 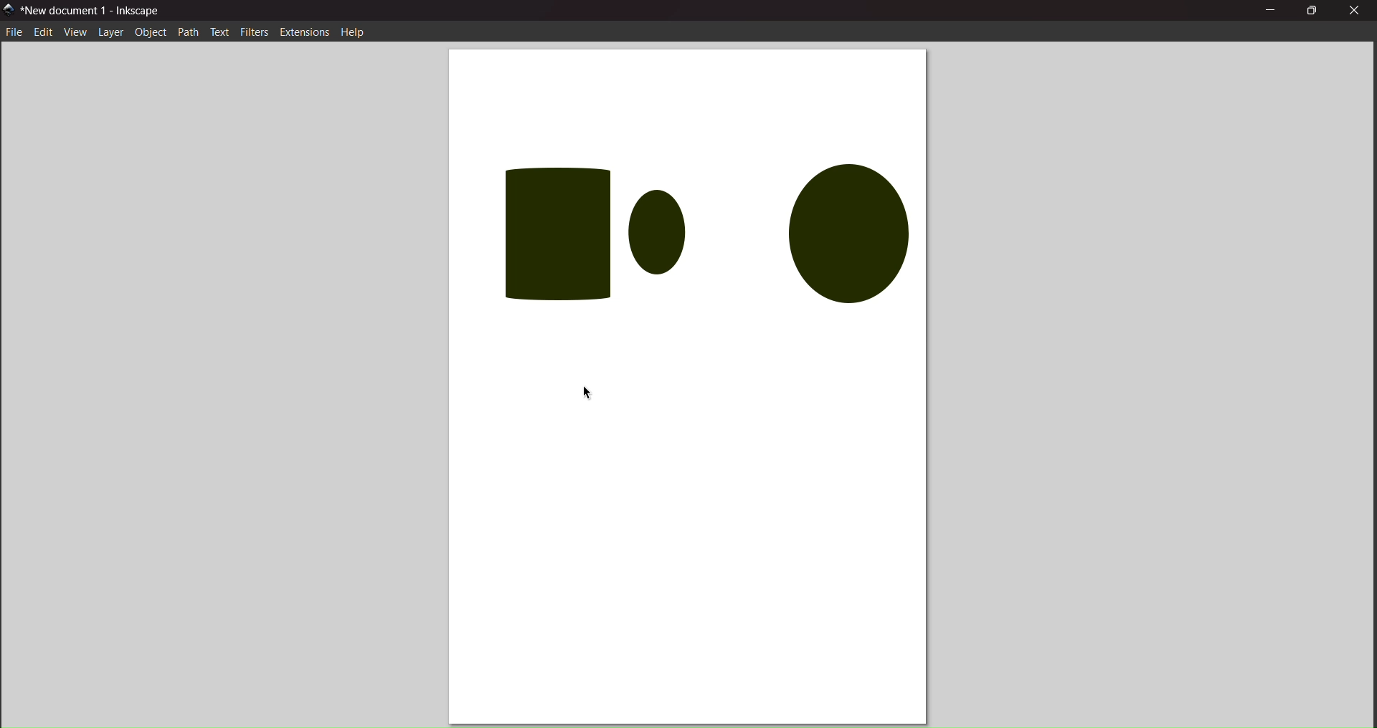 What do you see at coordinates (352, 33) in the screenshot?
I see `help` at bounding box center [352, 33].